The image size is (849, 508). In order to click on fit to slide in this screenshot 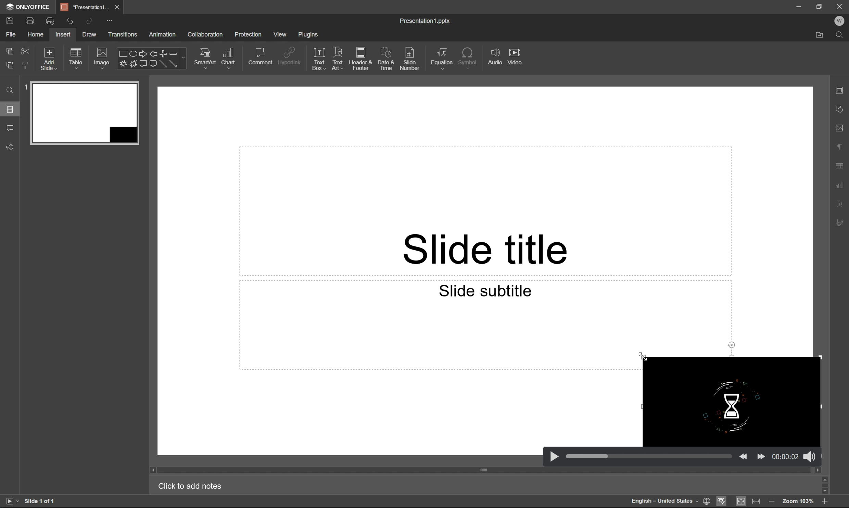, I will do `click(740, 501)`.